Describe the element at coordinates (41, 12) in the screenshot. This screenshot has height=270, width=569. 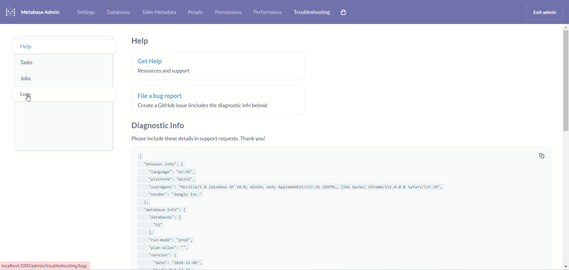
I see `metabase admin` at that location.